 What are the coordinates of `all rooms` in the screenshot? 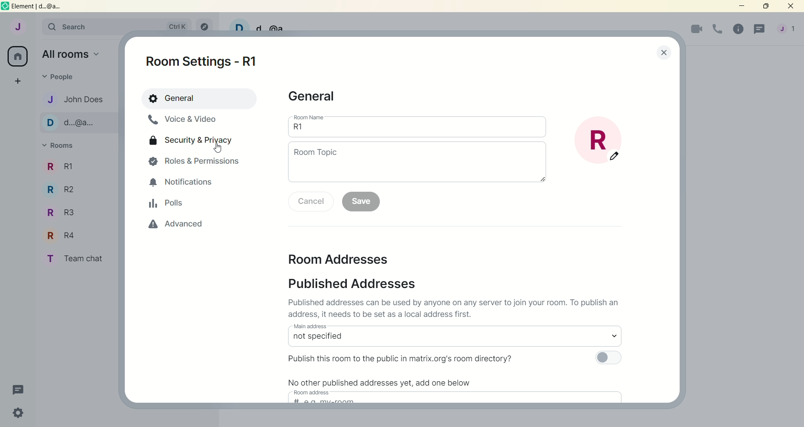 It's located at (71, 54).